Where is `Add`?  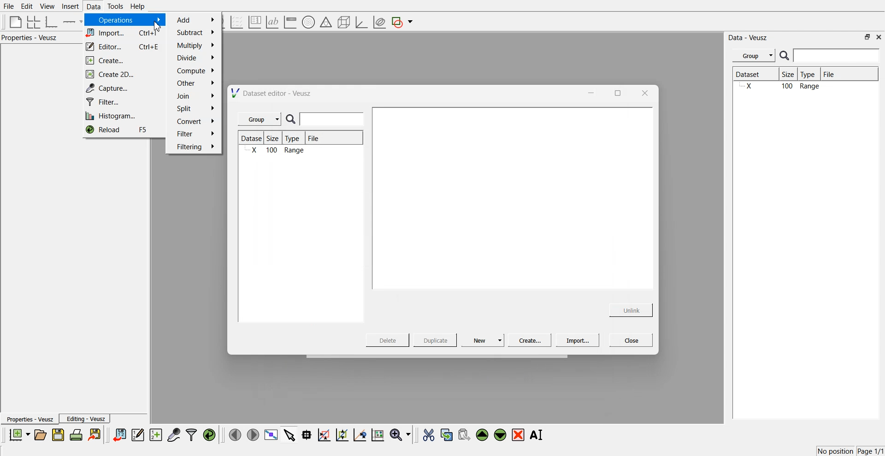
Add is located at coordinates (196, 20).